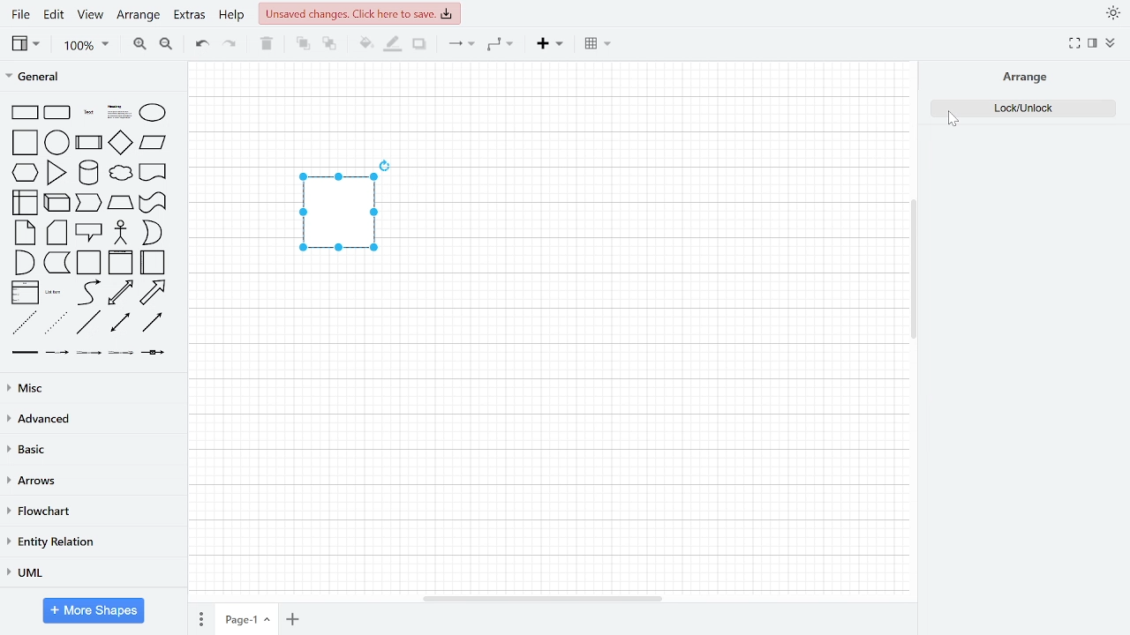 The height and width of the screenshot is (635, 1130). I want to click on vertical scrollbar, so click(914, 271).